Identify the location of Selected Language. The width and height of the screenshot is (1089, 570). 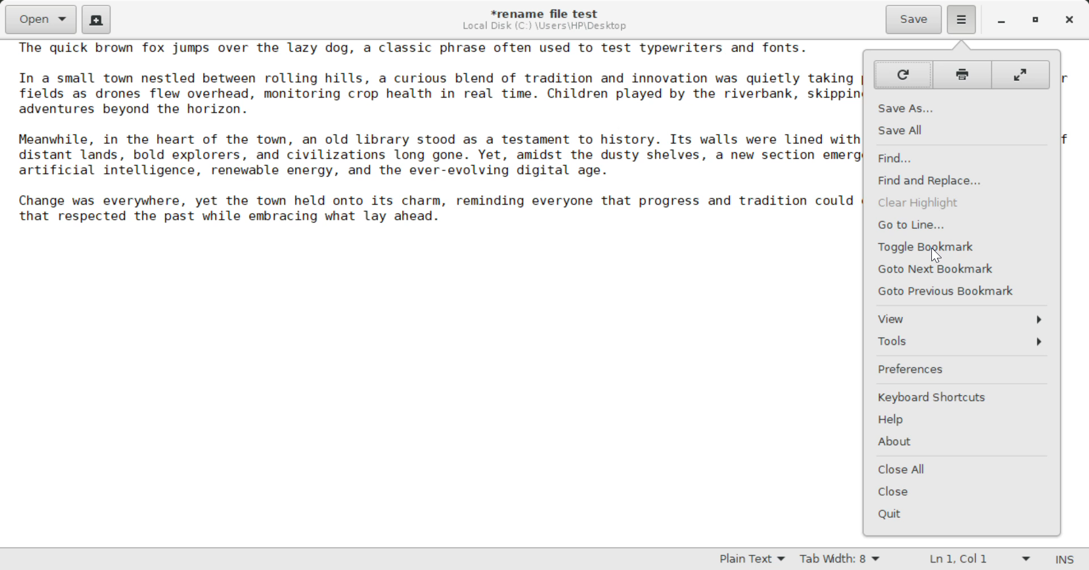
(752, 560).